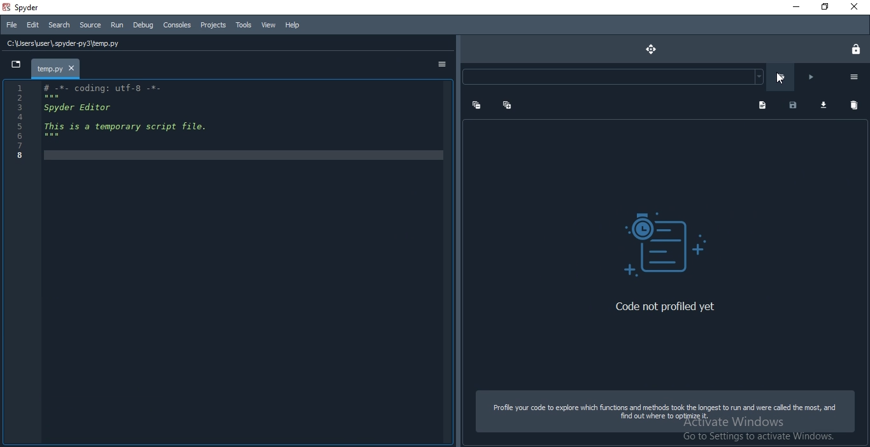 Image resolution: width=870 pixels, height=447 pixels. What do you see at coordinates (855, 7) in the screenshot?
I see `Close` at bounding box center [855, 7].